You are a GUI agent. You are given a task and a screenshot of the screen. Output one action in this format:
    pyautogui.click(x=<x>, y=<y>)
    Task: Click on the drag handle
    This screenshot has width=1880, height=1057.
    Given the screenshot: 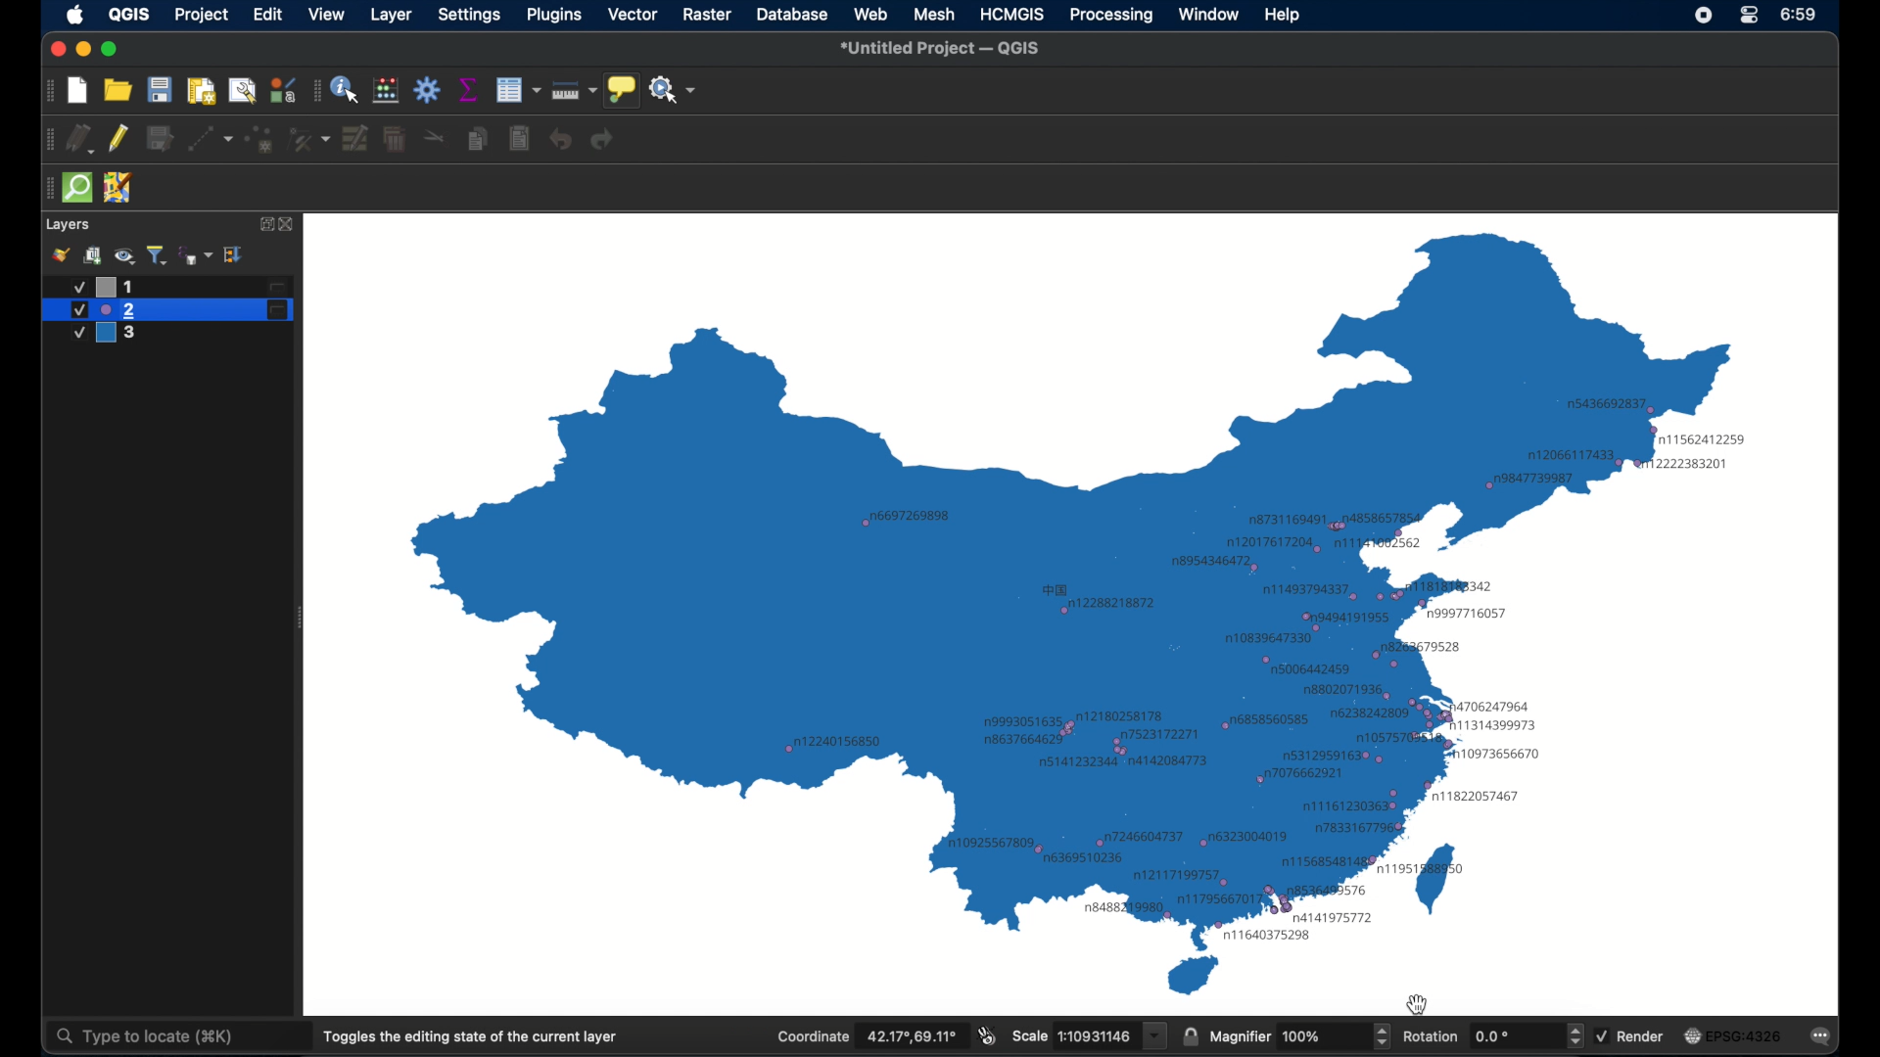 What is the action you would take?
    pyautogui.click(x=316, y=89)
    